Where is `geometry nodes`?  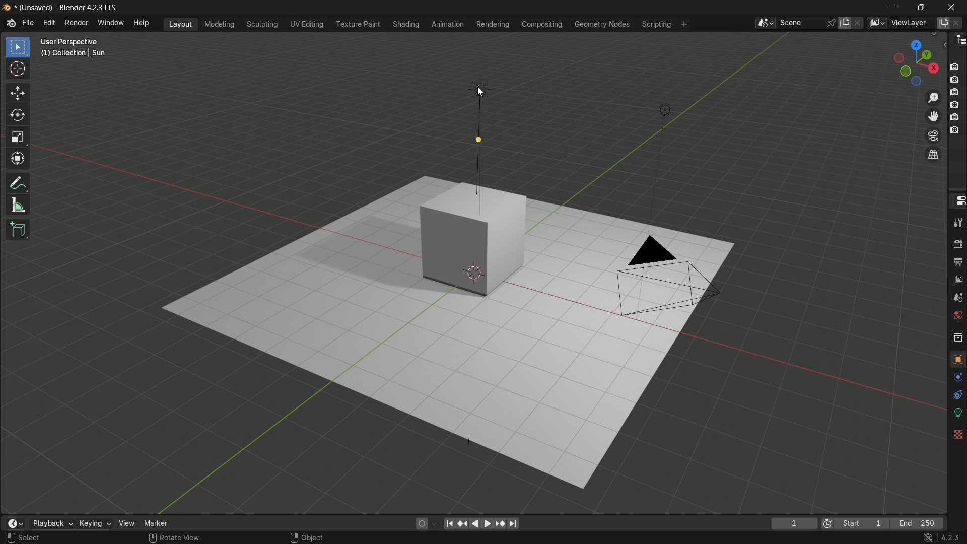 geometry nodes is located at coordinates (604, 24).